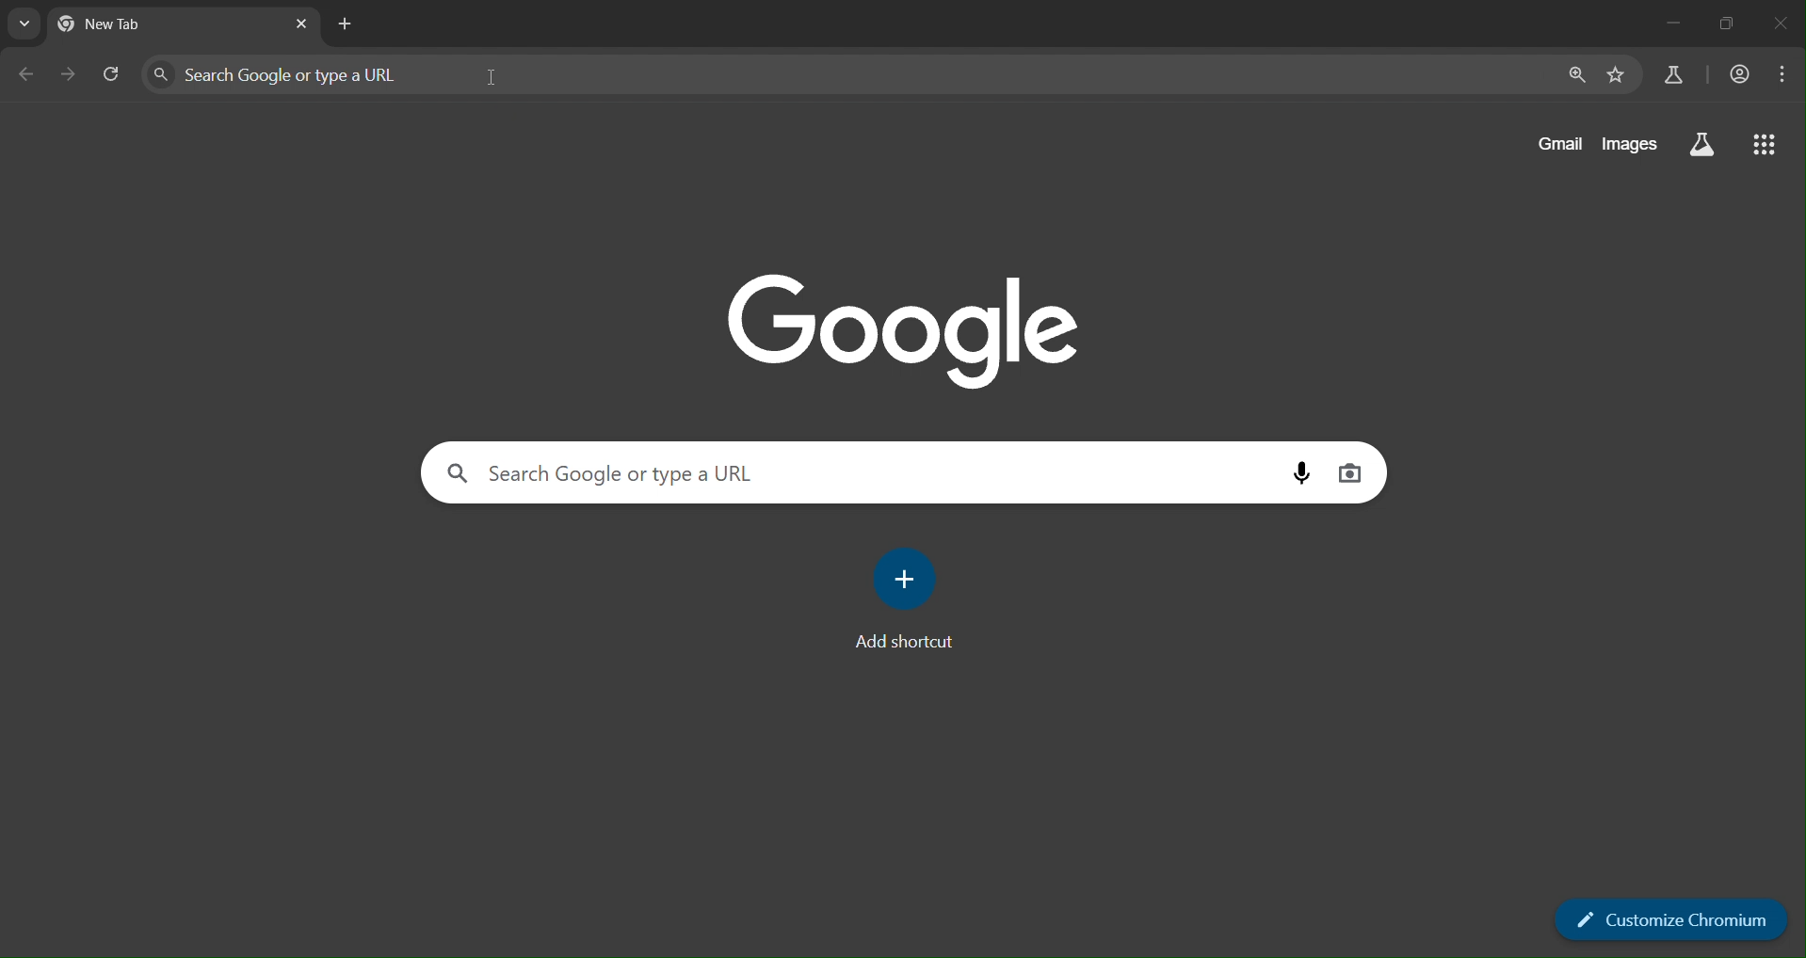 The image size is (1806, 958). I want to click on search labs, so click(1702, 147).